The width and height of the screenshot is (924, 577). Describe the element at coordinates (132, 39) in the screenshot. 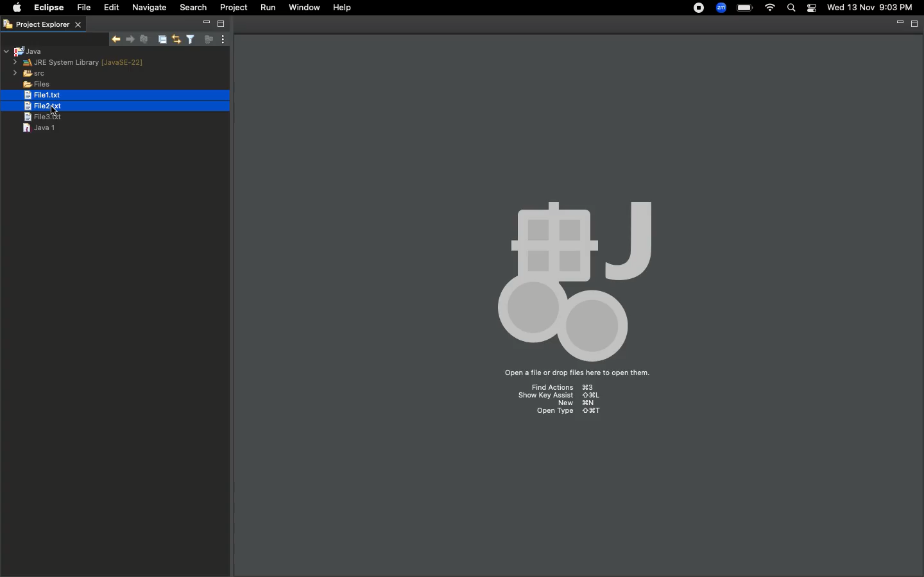

I see `Show previous match` at that location.